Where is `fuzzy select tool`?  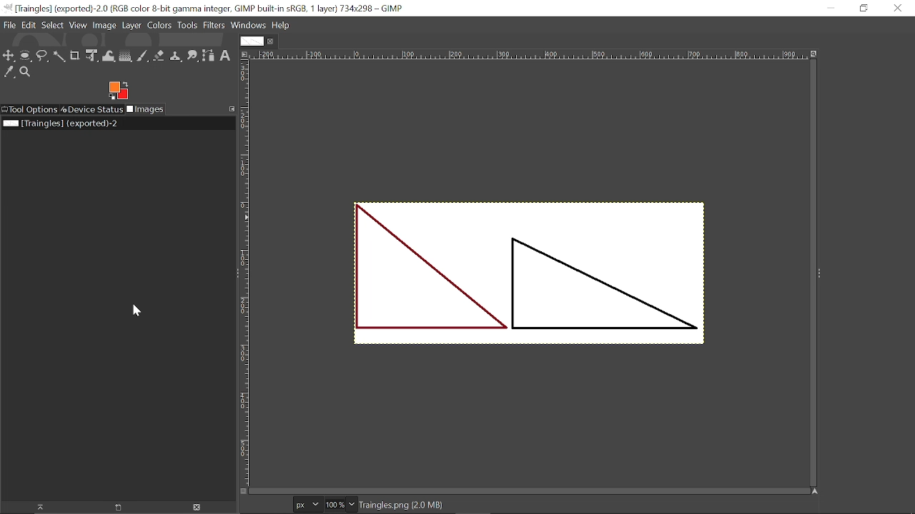
fuzzy select tool is located at coordinates (59, 56).